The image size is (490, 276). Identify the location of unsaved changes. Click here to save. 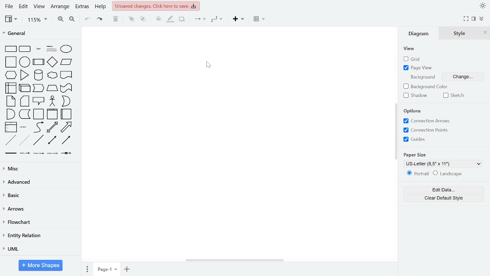
(155, 5).